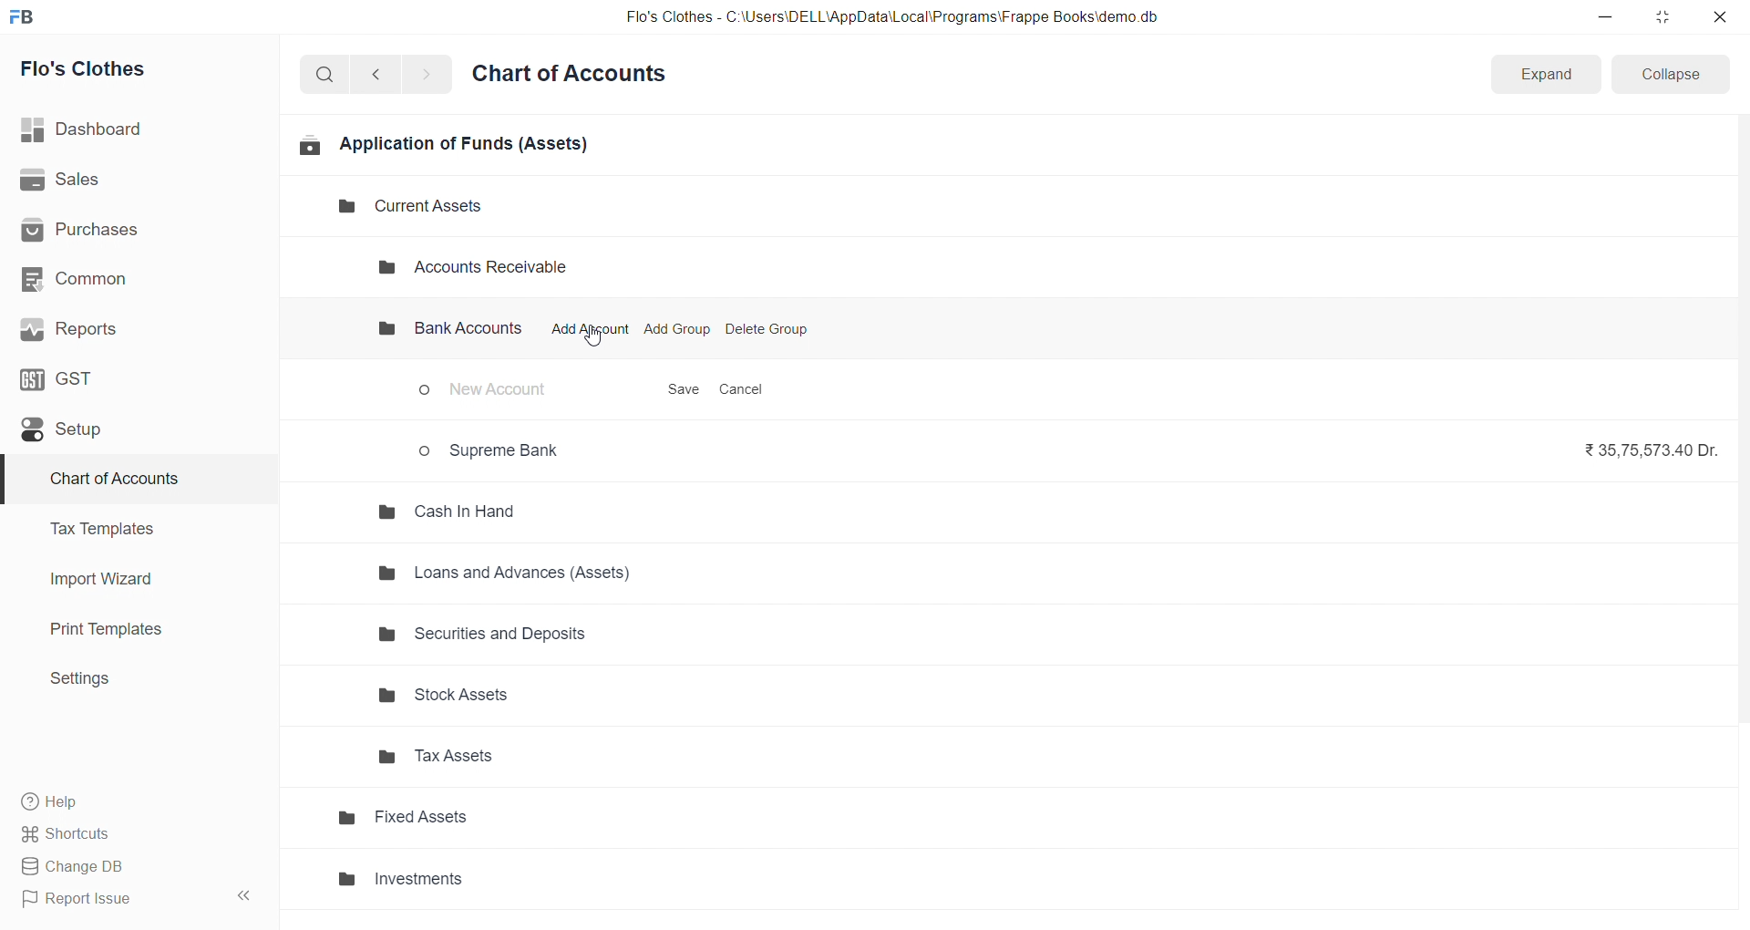 The image size is (1750, 930). Describe the element at coordinates (396, 207) in the screenshot. I see `Current Assets` at that location.